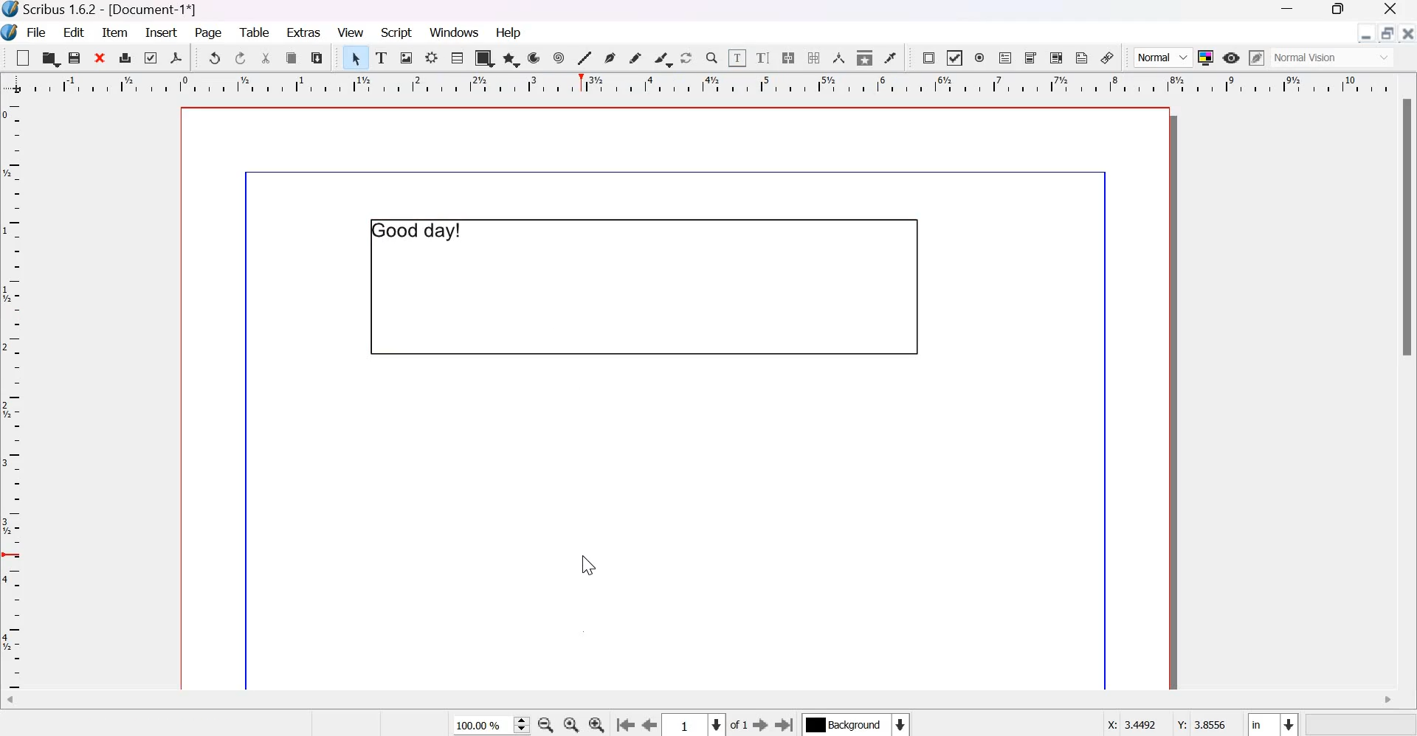  I want to click on undo, so click(214, 58).